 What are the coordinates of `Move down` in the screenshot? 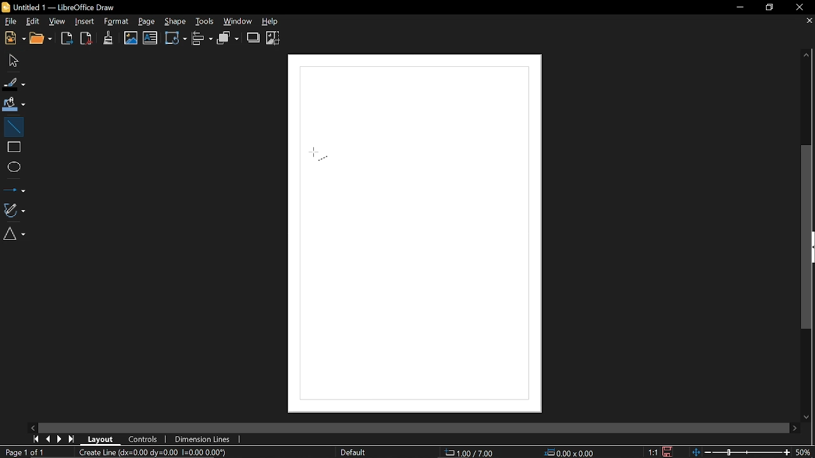 It's located at (804, 417).